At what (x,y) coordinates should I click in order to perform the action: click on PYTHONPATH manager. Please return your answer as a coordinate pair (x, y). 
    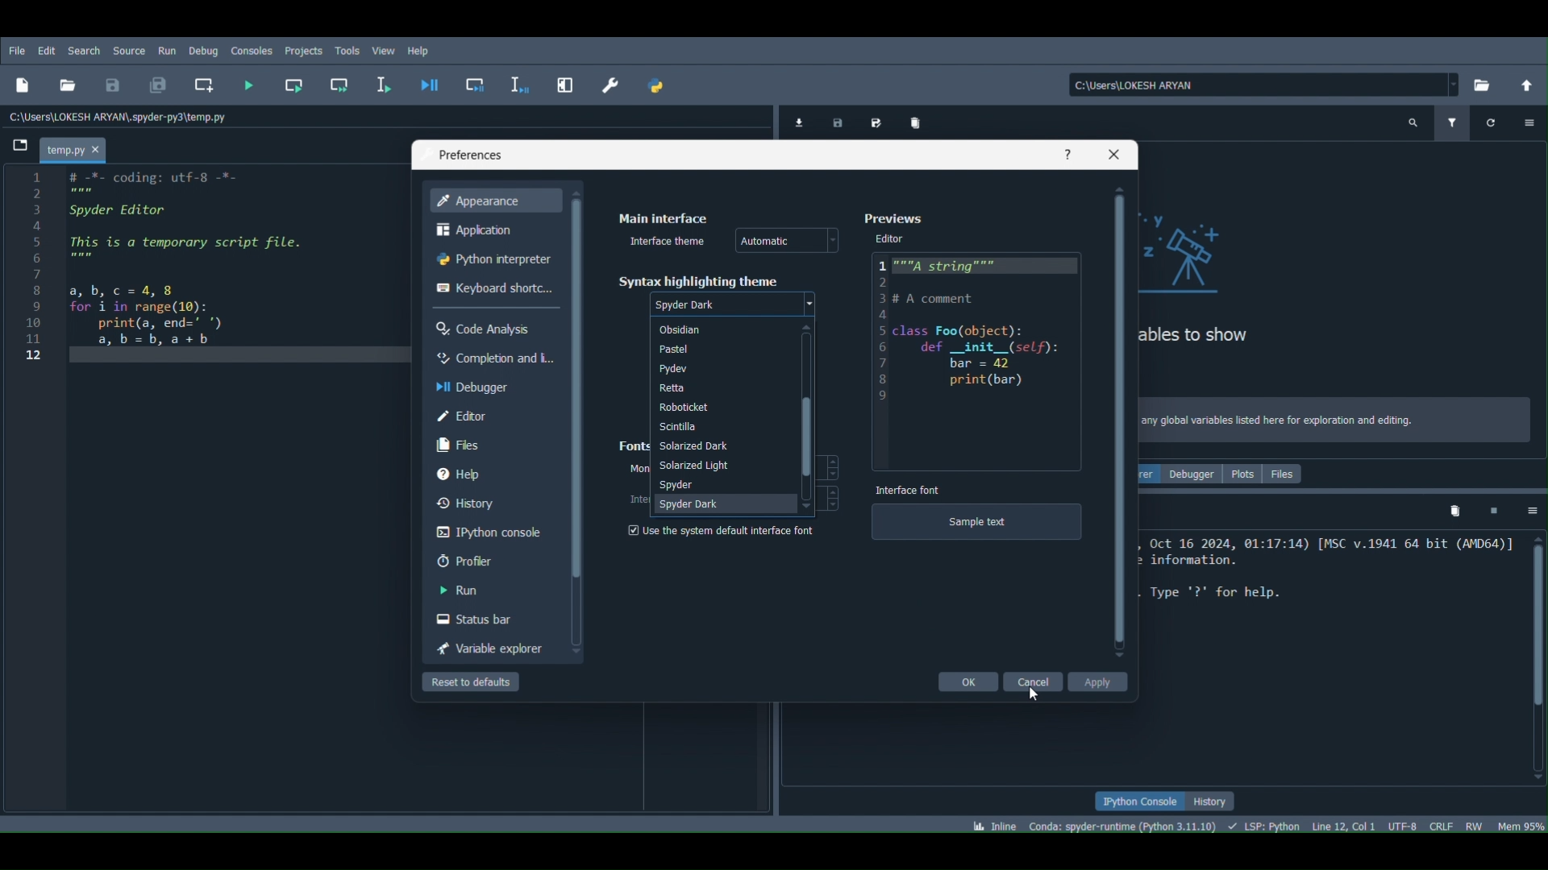
    Looking at the image, I should click on (664, 85).